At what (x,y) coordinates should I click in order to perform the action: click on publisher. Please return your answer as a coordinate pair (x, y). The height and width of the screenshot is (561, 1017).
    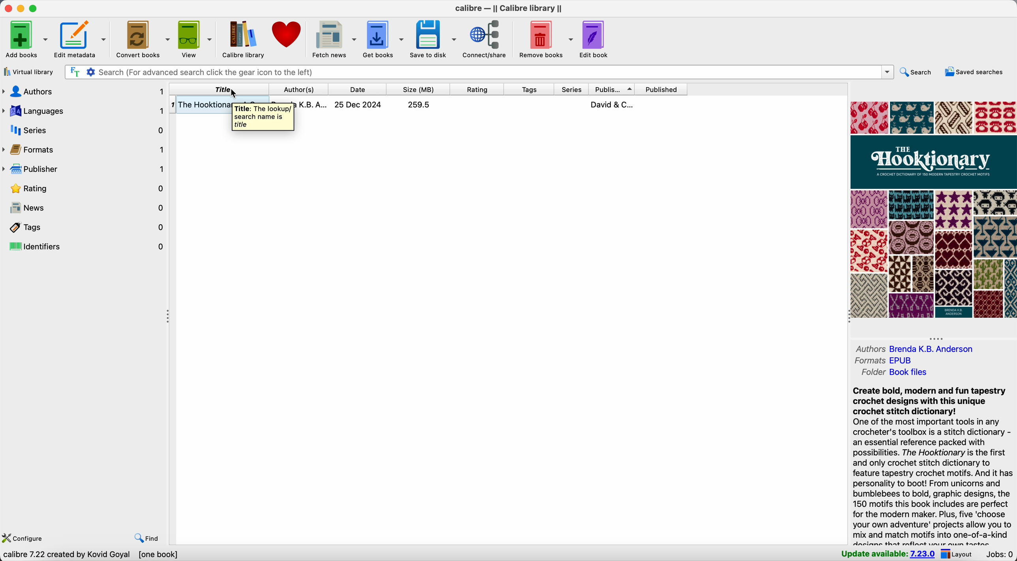
    Looking at the image, I should click on (84, 171).